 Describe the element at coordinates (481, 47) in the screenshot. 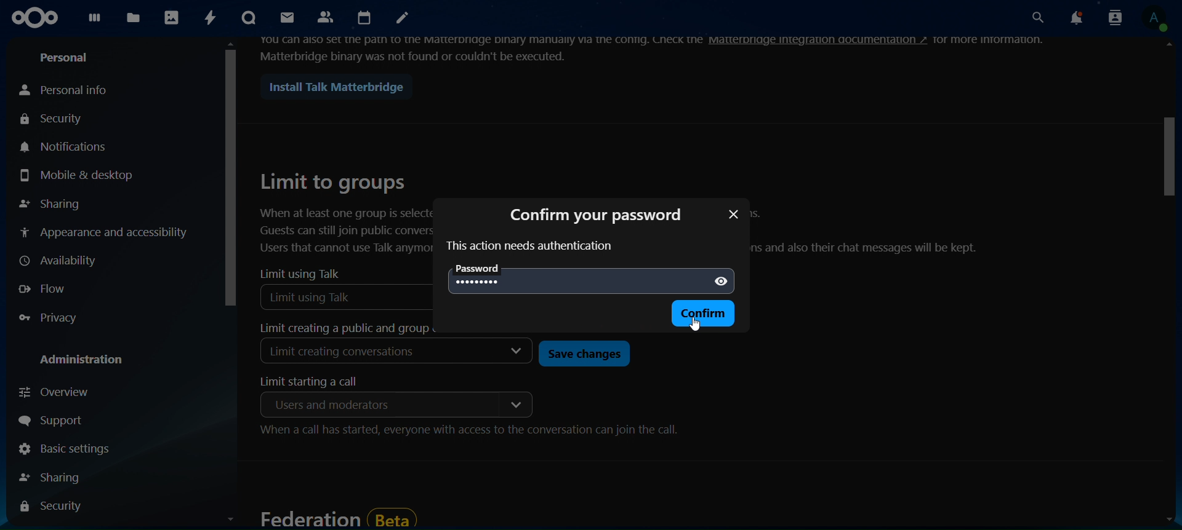

I see `text` at that location.